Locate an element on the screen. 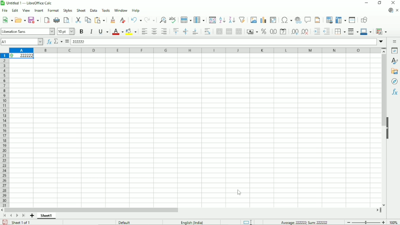 The width and height of the screenshot is (400, 225). Border styles is located at coordinates (353, 31).